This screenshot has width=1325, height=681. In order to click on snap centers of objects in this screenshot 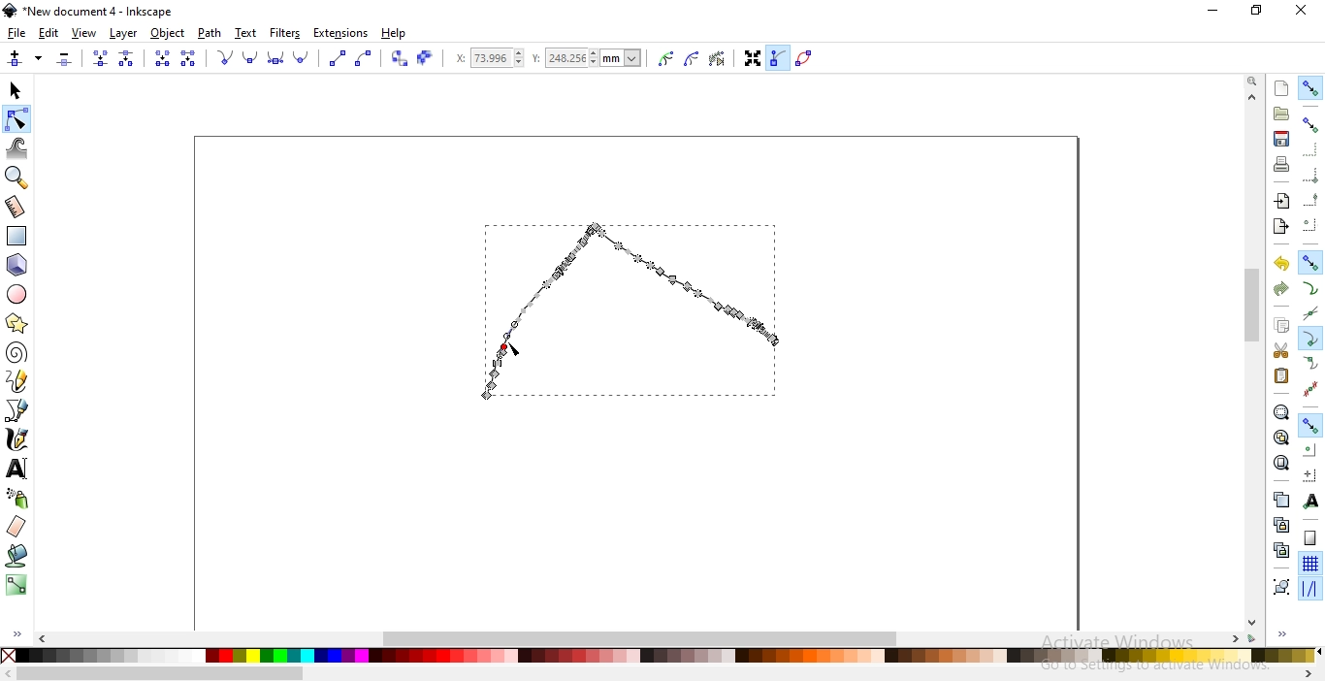, I will do `click(1309, 448)`.